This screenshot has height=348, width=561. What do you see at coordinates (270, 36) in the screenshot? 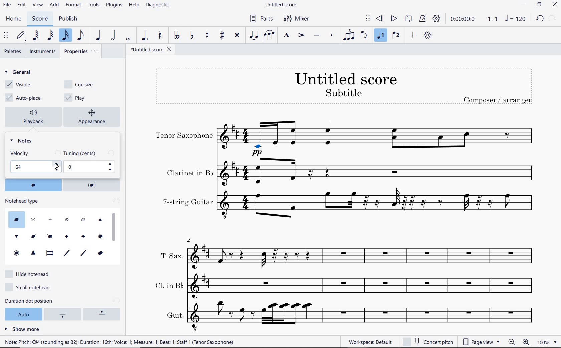
I see `SLUR` at bounding box center [270, 36].